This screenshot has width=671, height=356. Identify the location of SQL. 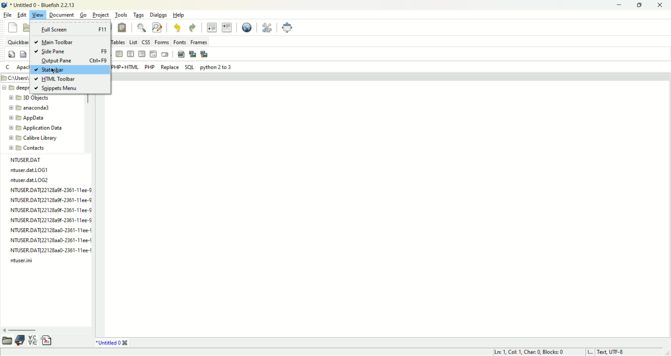
(190, 68).